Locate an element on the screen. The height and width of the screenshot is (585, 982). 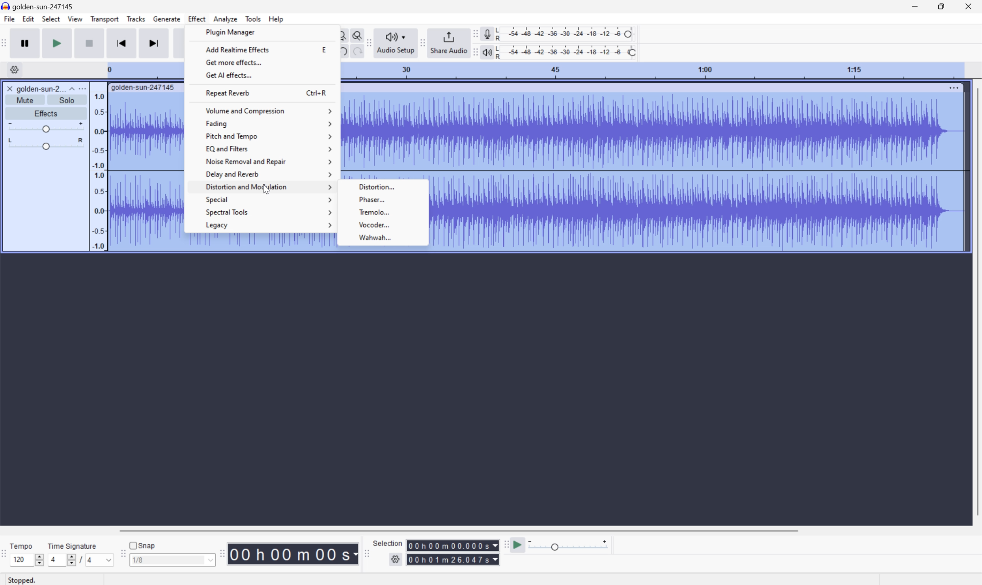
Audacity playback meter toolbar is located at coordinates (475, 52).